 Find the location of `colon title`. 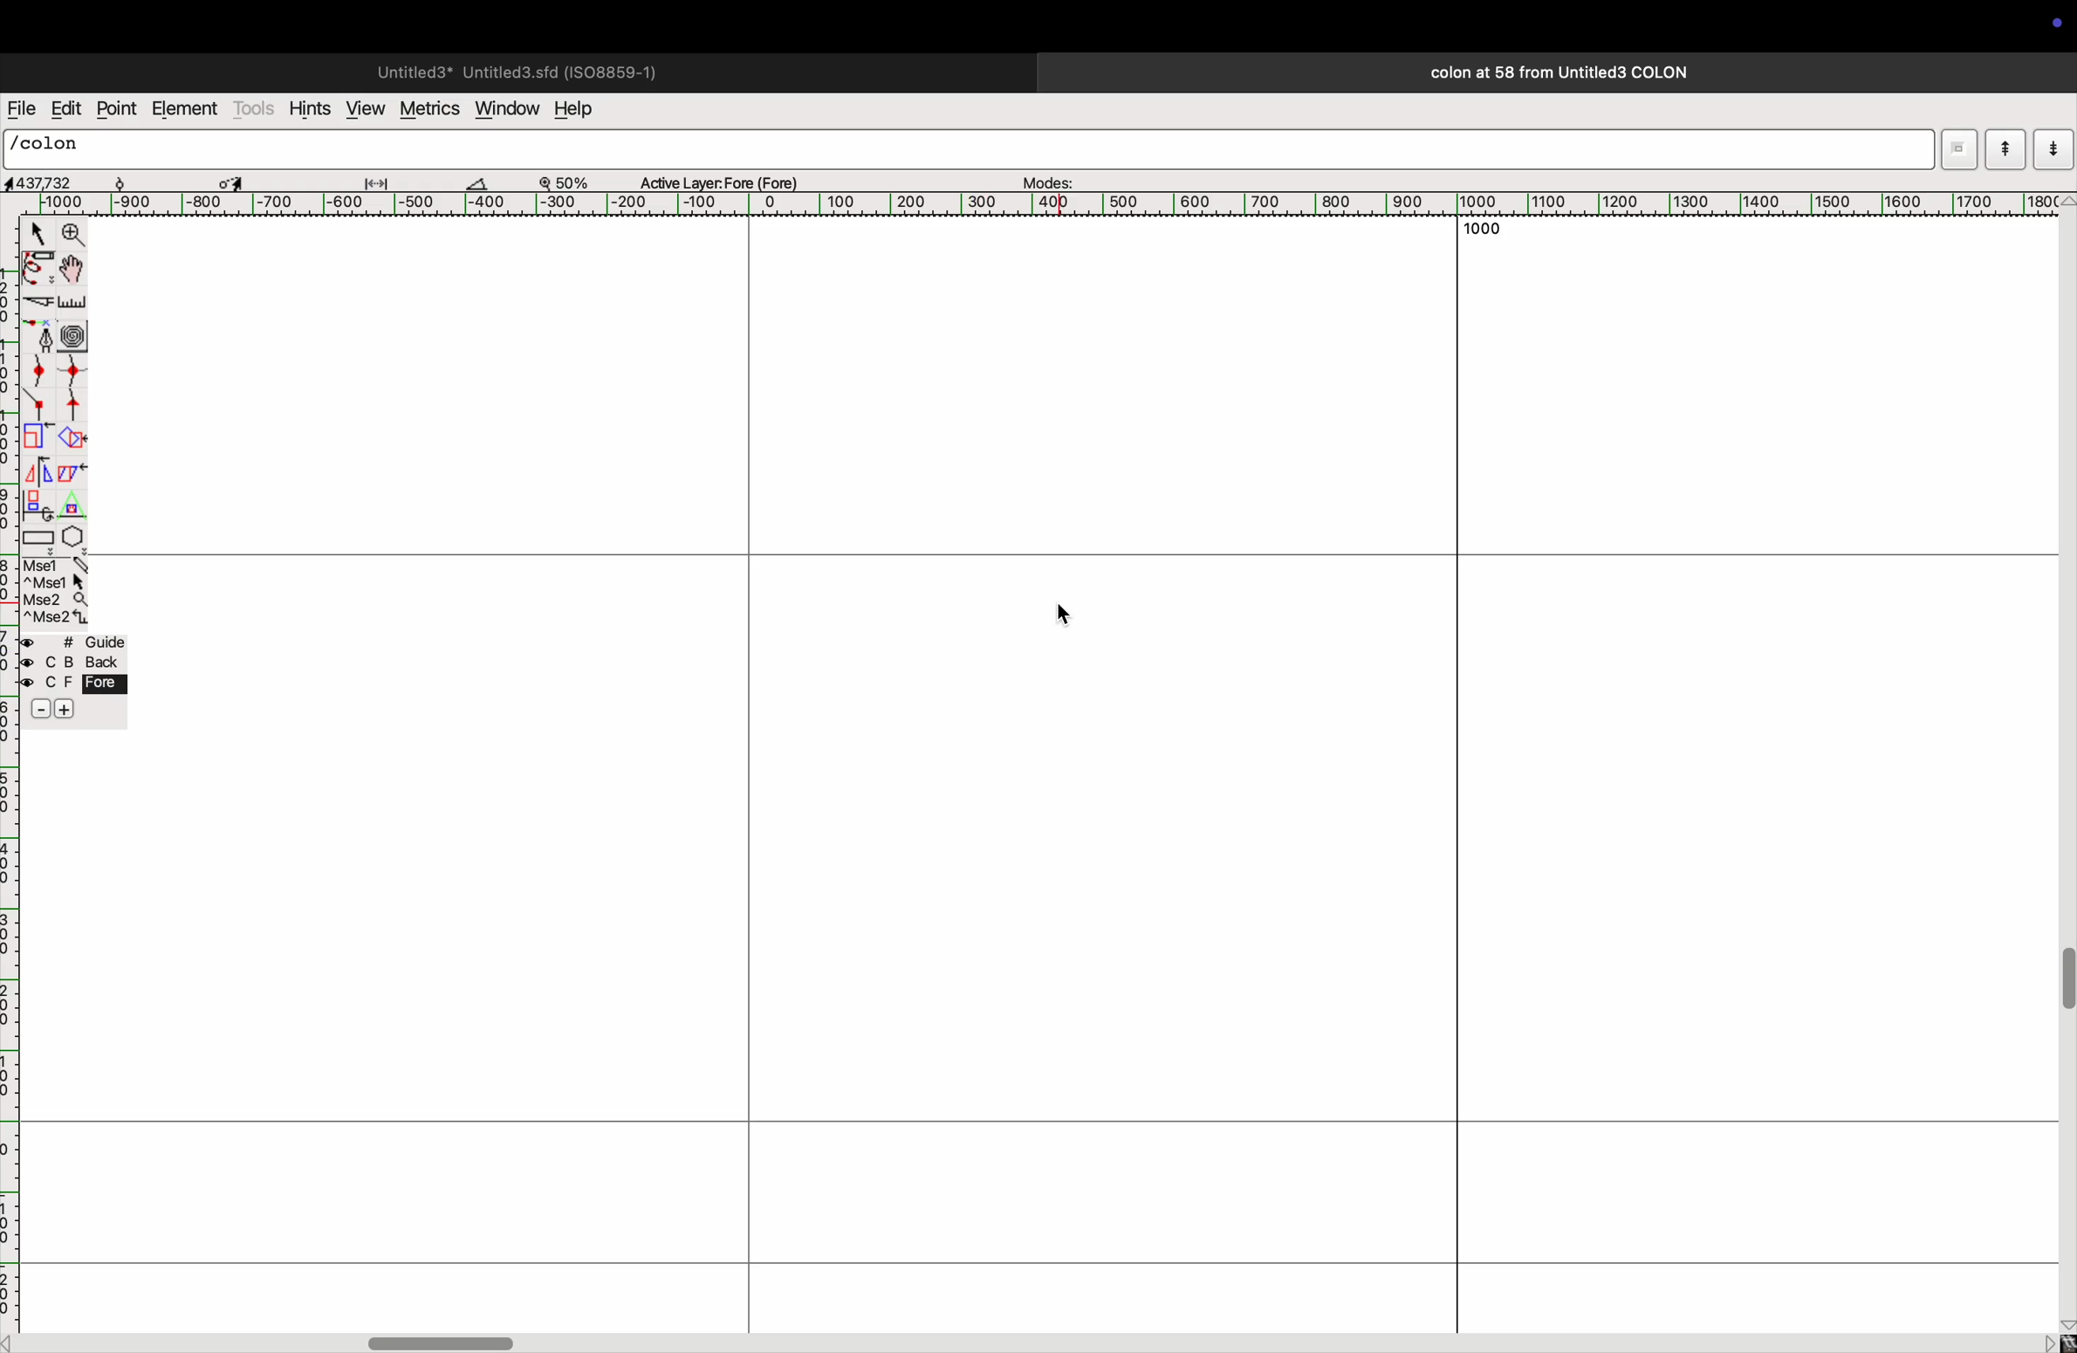

colon title is located at coordinates (1552, 72).